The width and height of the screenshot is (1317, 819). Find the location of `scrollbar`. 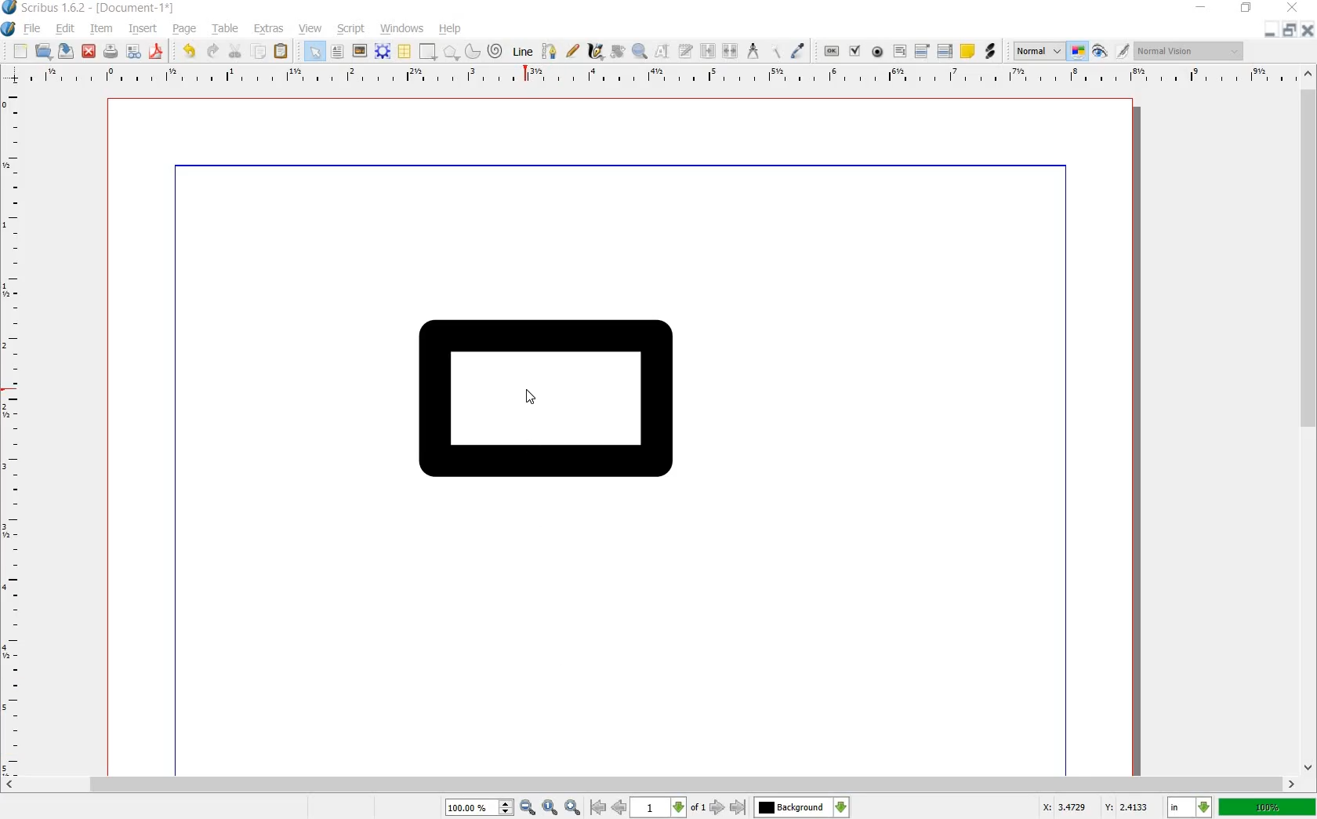

scrollbar is located at coordinates (650, 783).